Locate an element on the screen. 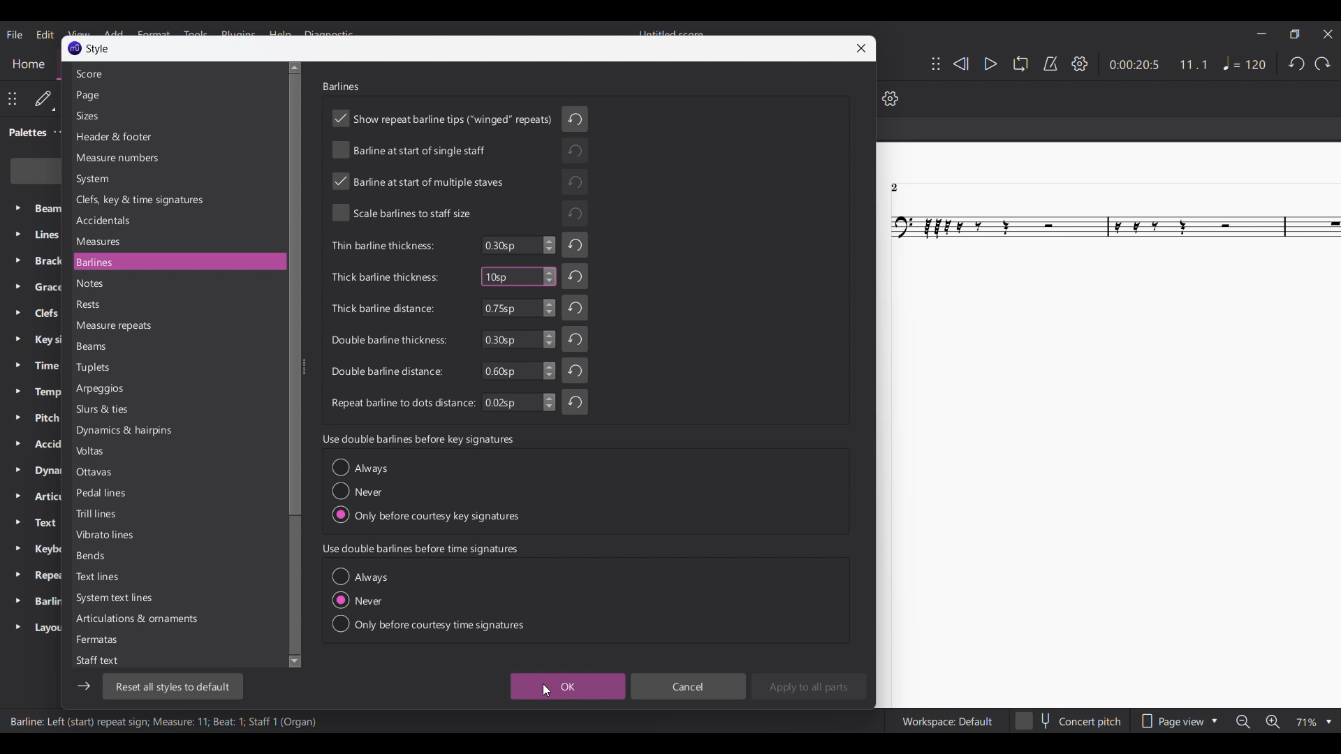 The height and width of the screenshot is (754, 1341). Metronome is located at coordinates (1051, 64).